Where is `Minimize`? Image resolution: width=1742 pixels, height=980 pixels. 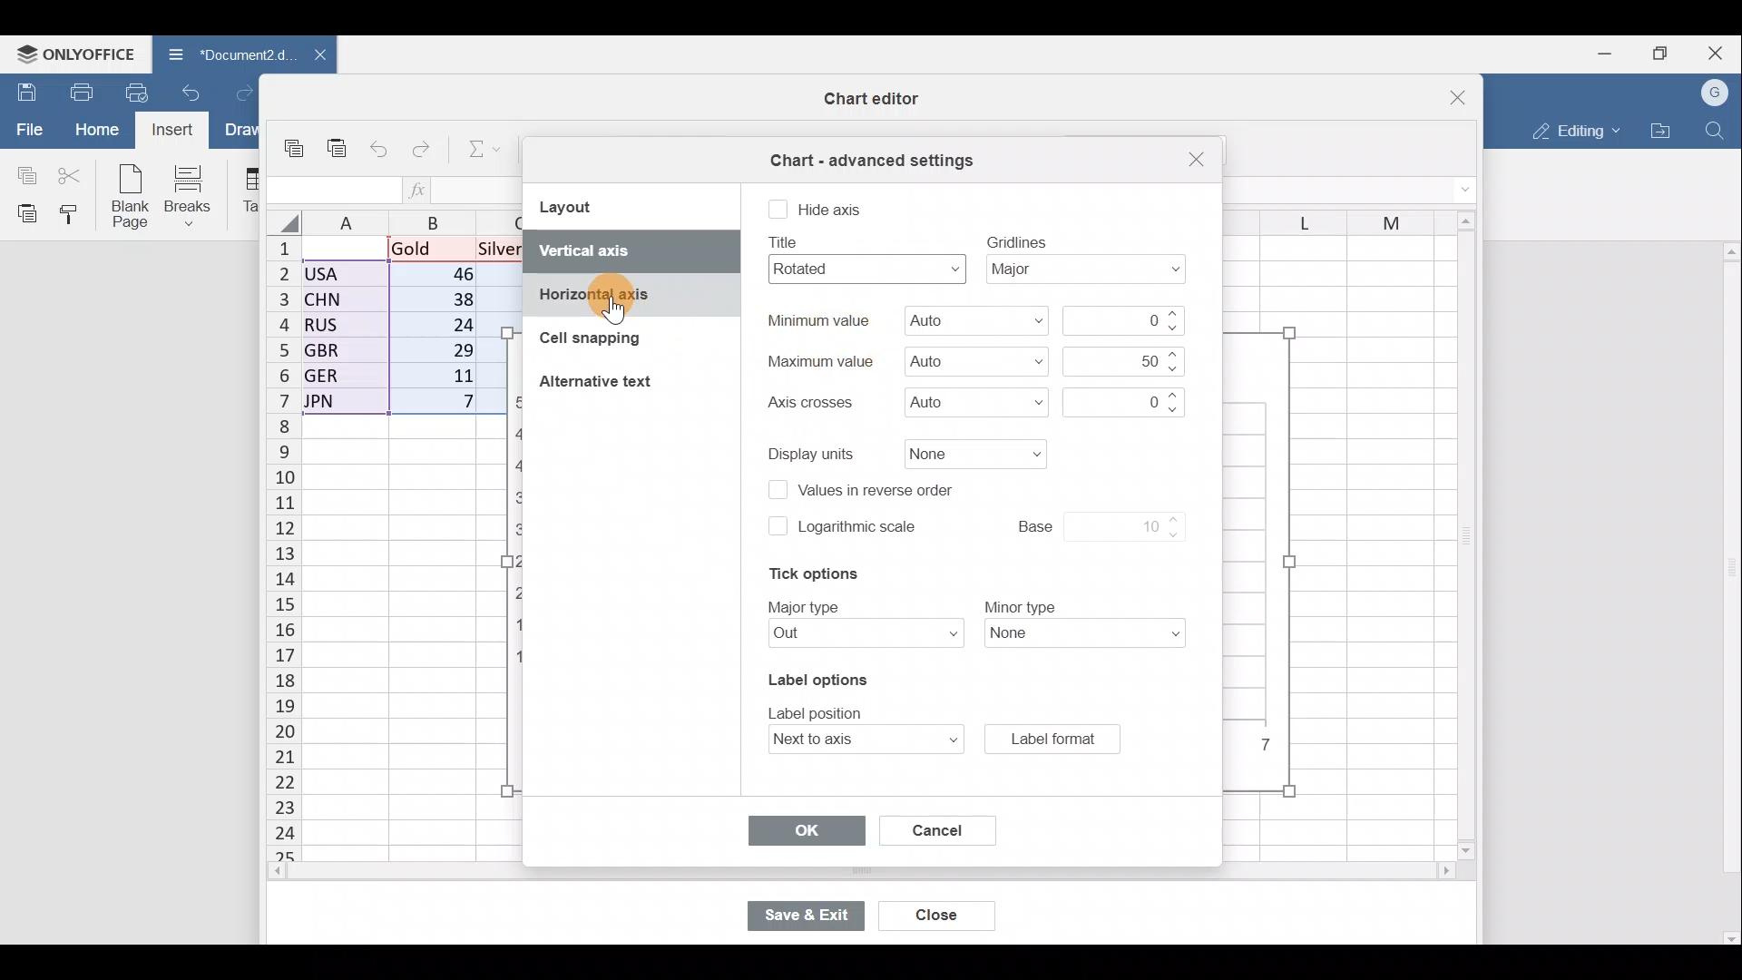 Minimize is located at coordinates (1600, 55).